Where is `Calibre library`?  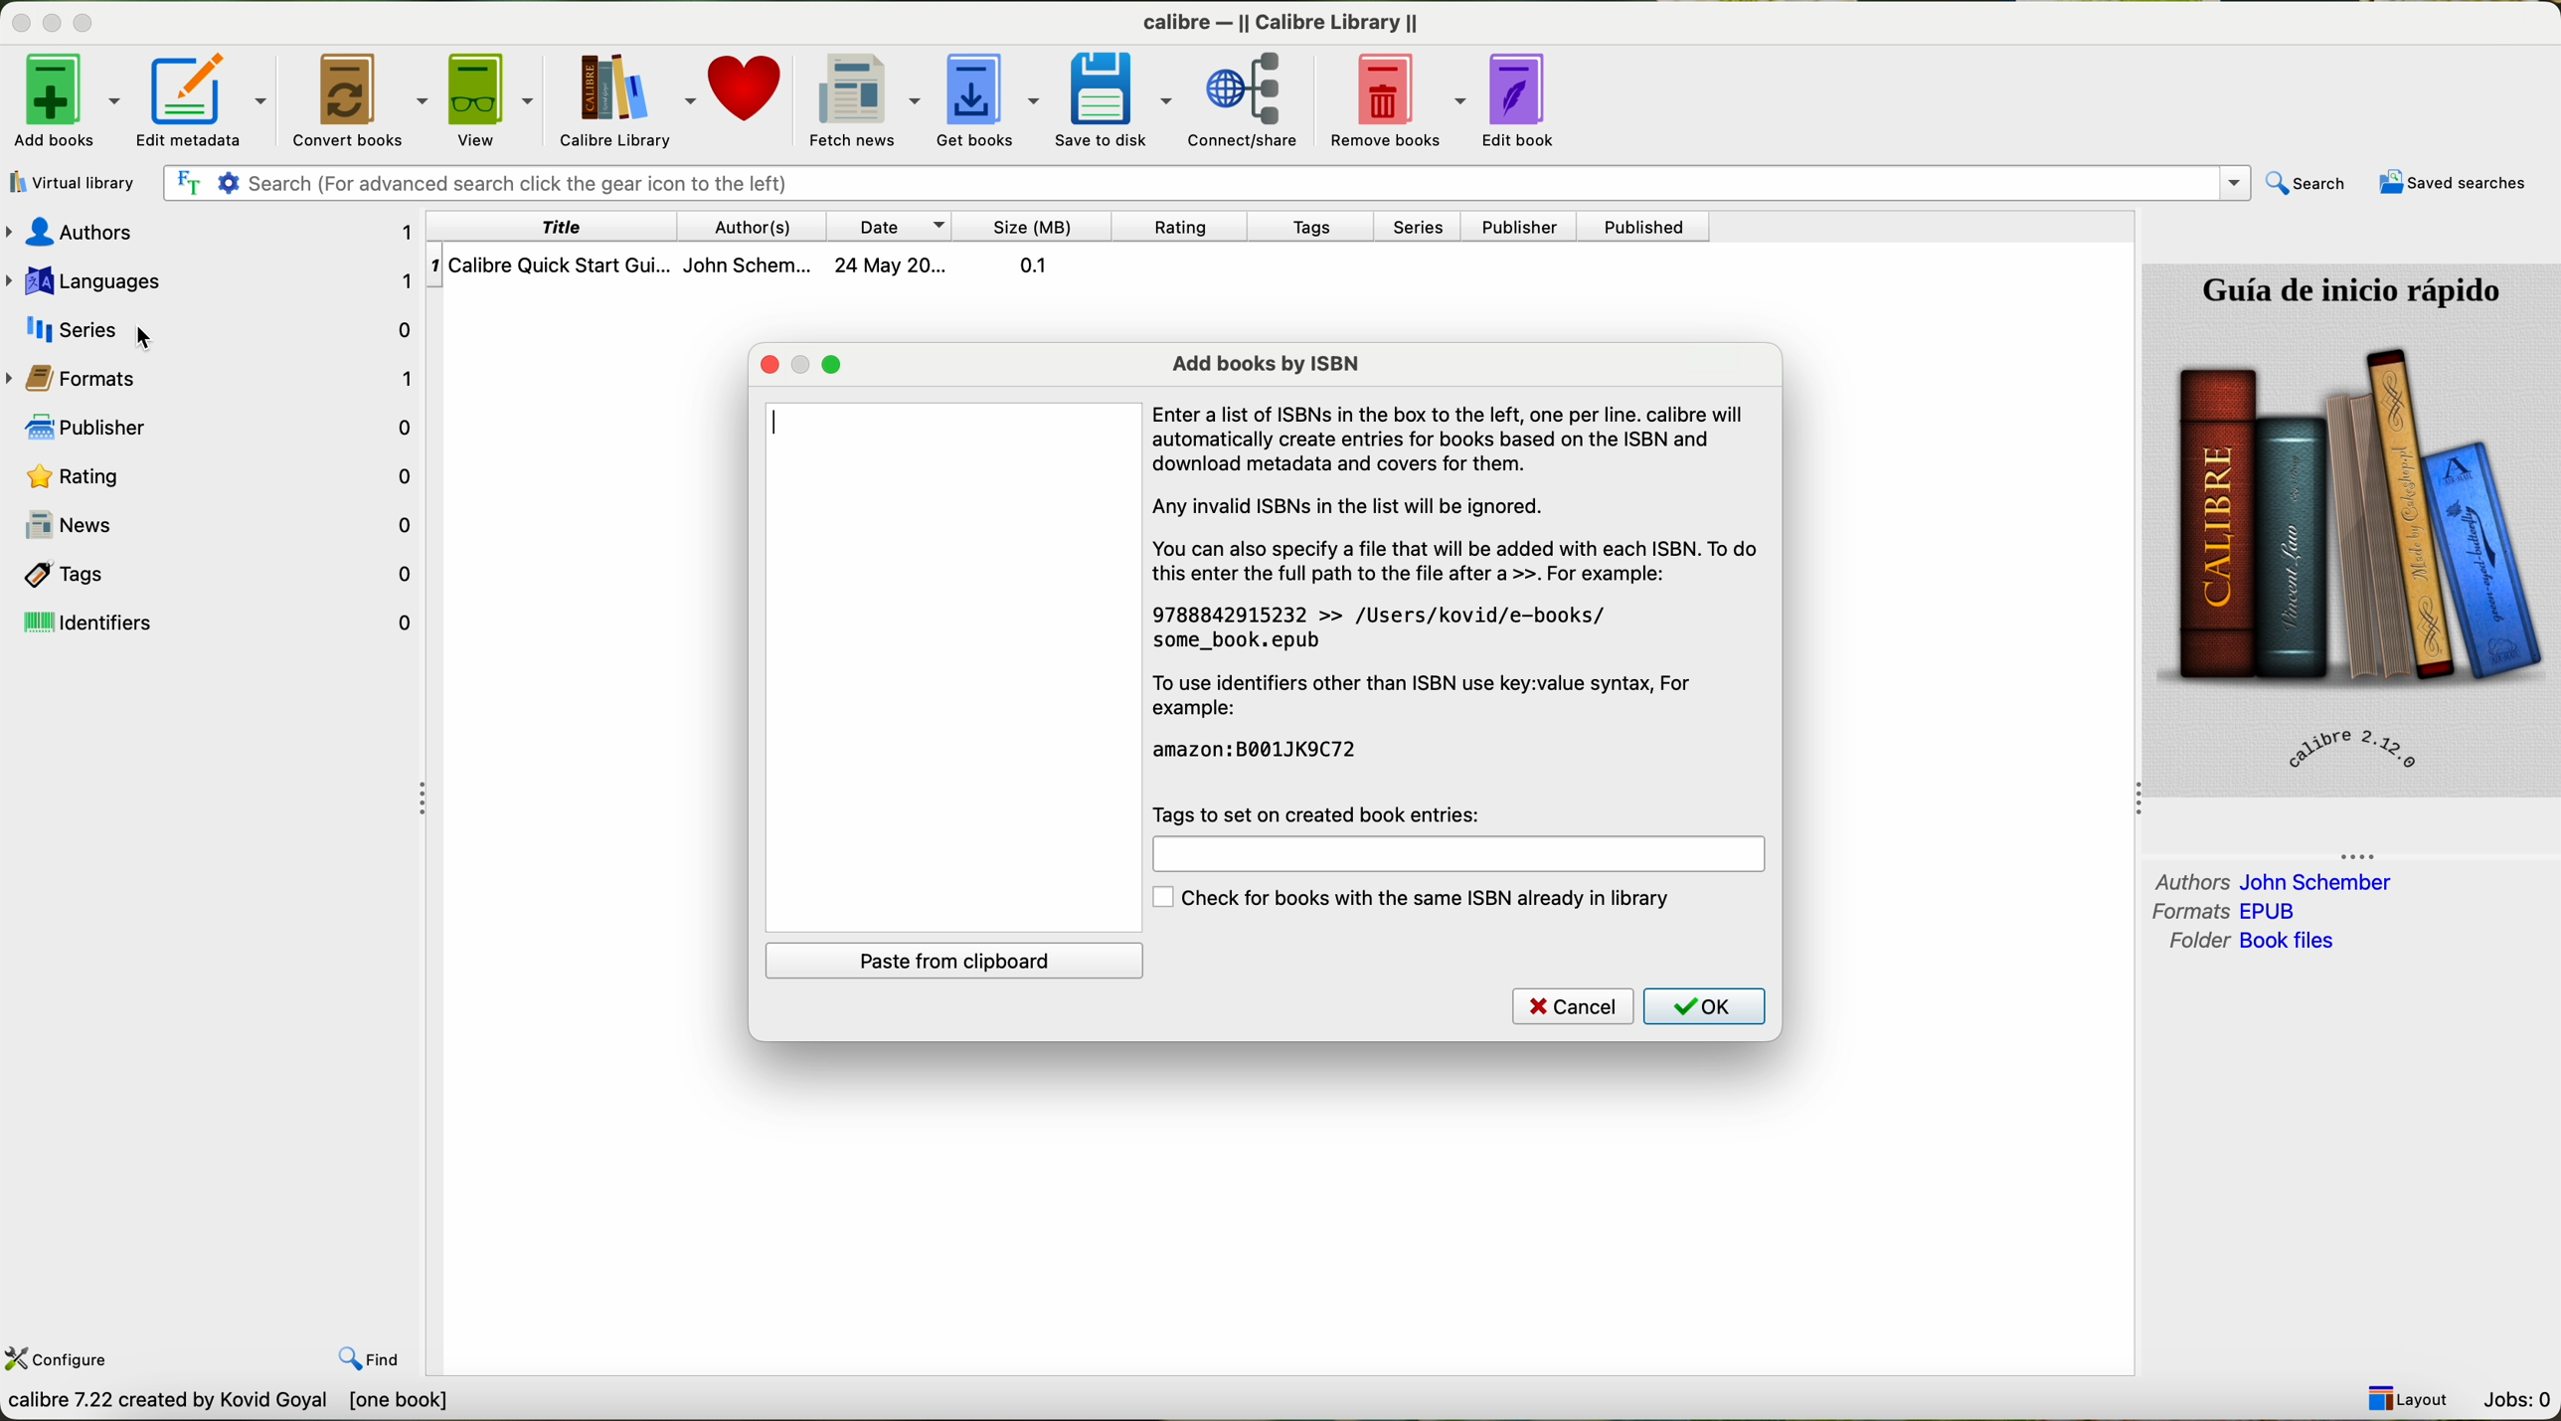
Calibre library is located at coordinates (629, 96).